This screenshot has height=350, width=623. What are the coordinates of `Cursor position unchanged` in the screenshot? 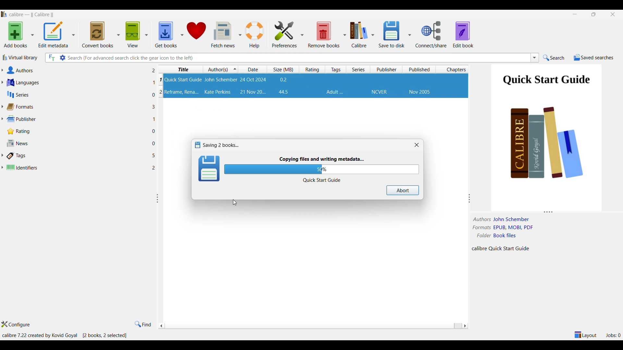 It's located at (235, 203).